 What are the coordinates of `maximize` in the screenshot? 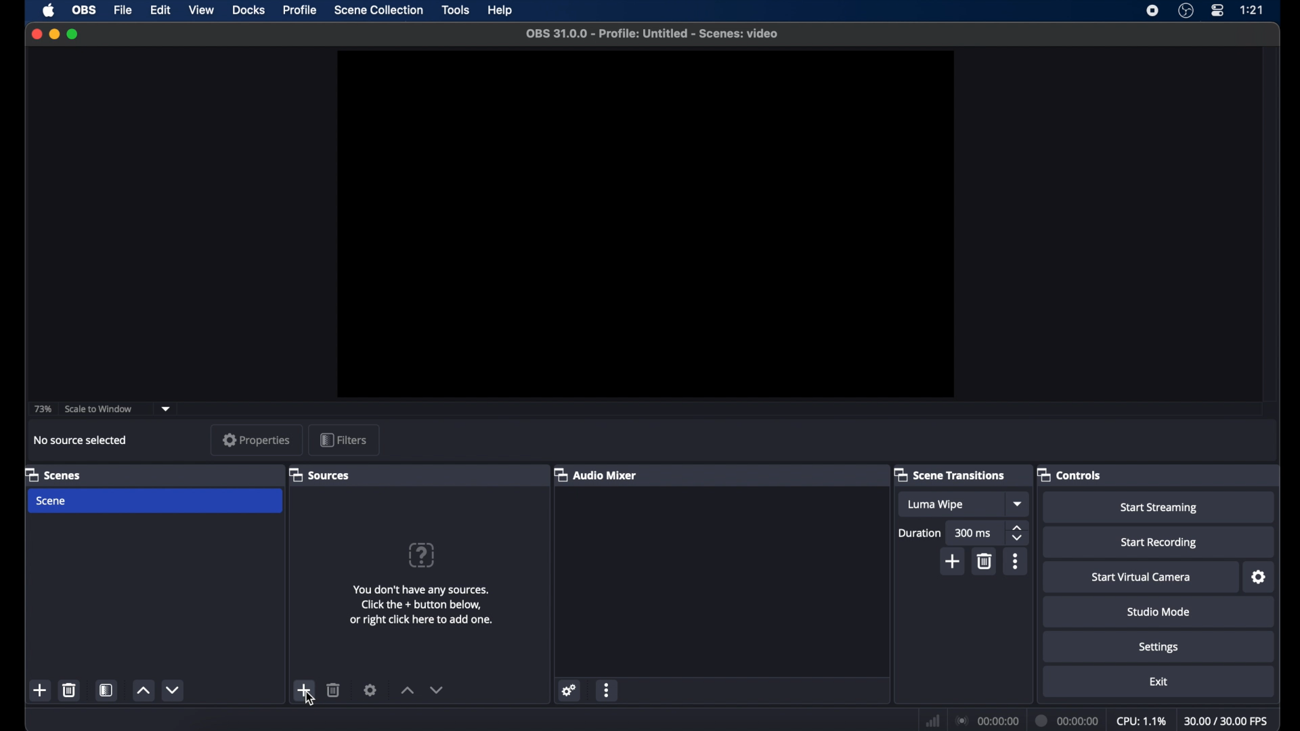 It's located at (73, 34).